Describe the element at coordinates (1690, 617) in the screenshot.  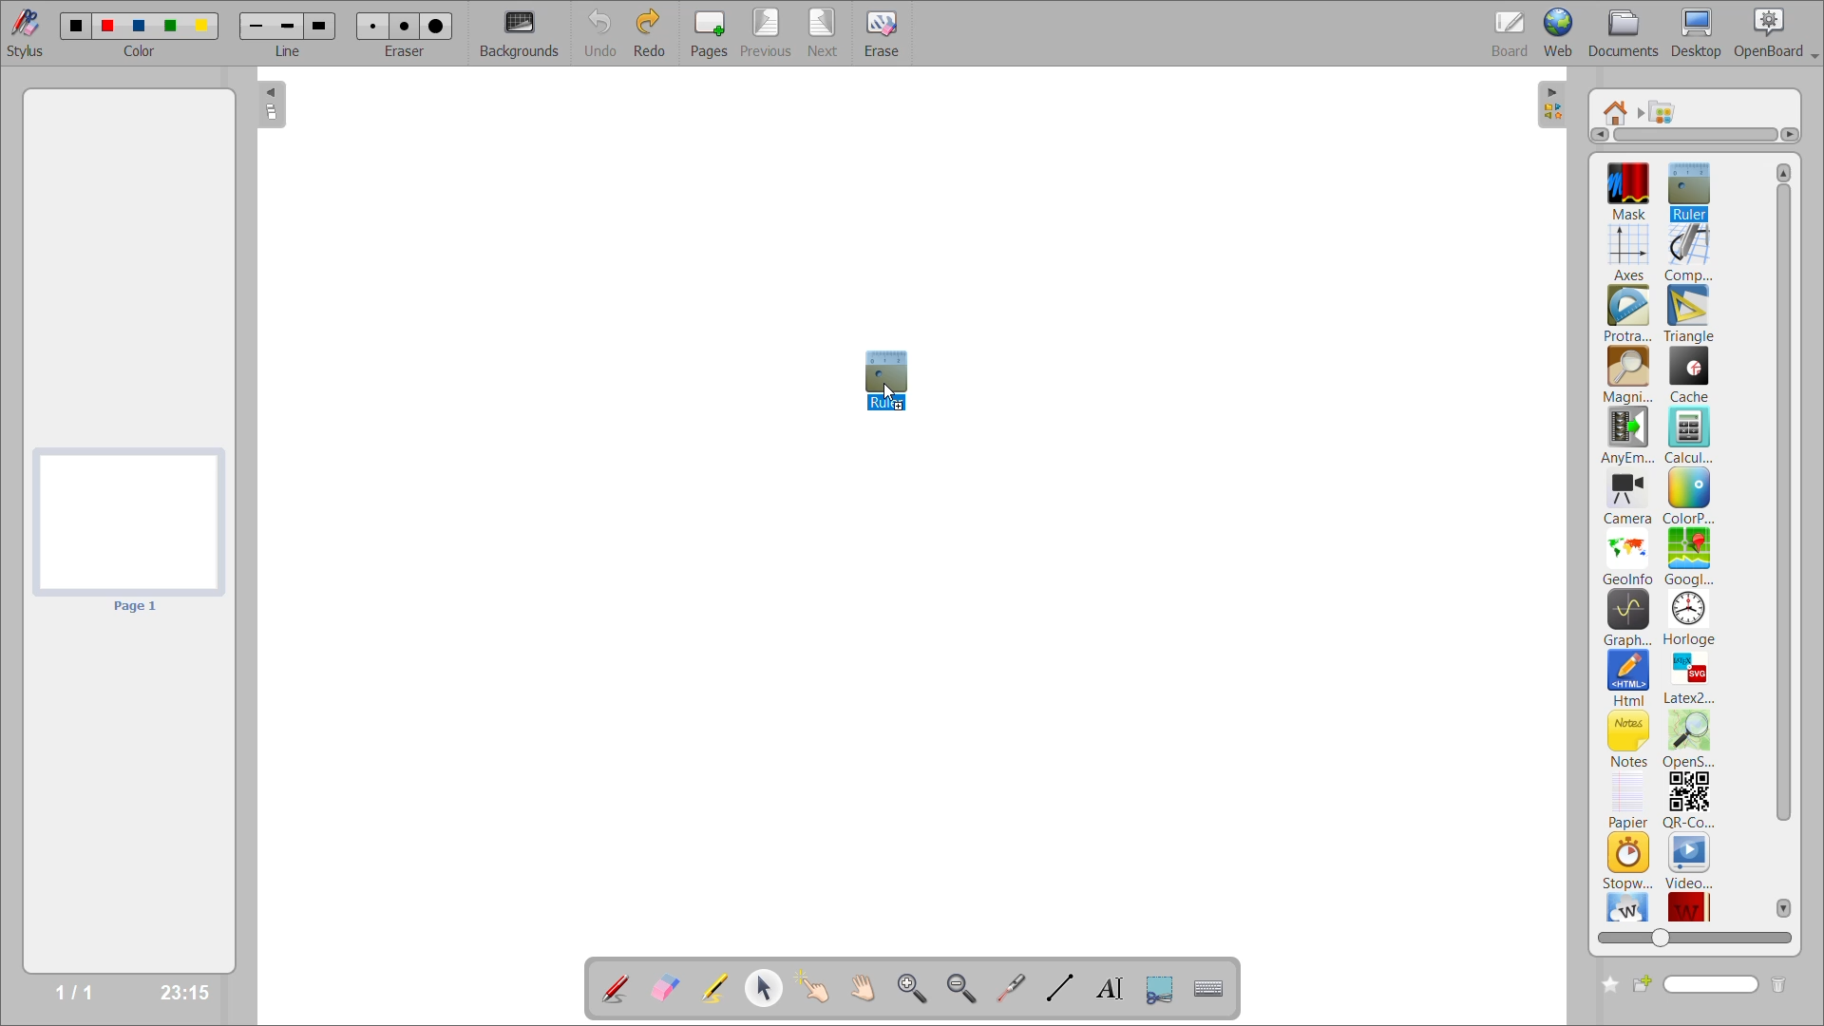
I see `horloge` at that location.